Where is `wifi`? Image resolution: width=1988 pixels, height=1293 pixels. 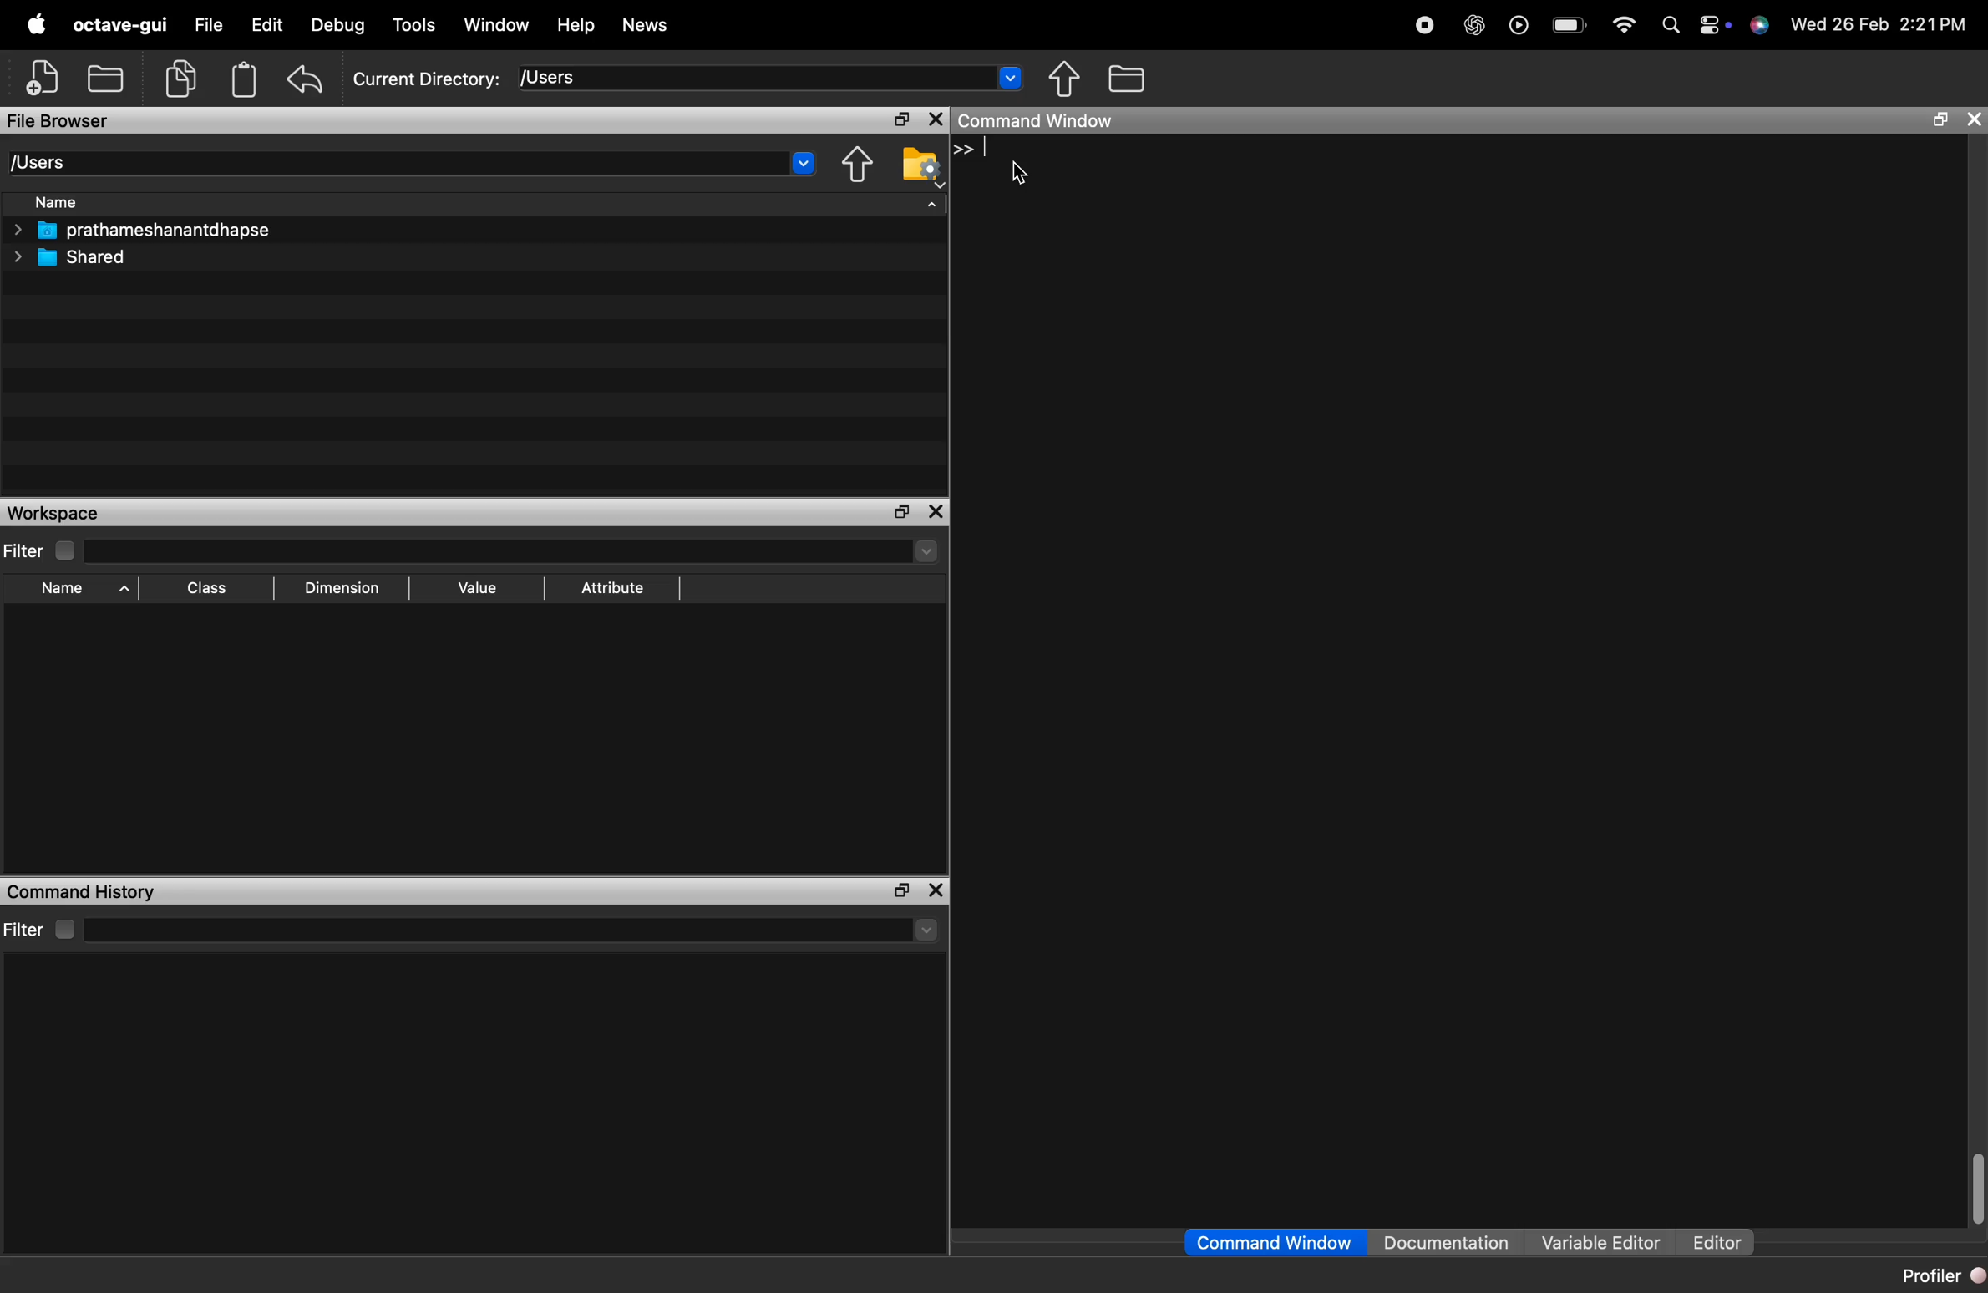
wifi is located at coordinates (1628, 18).